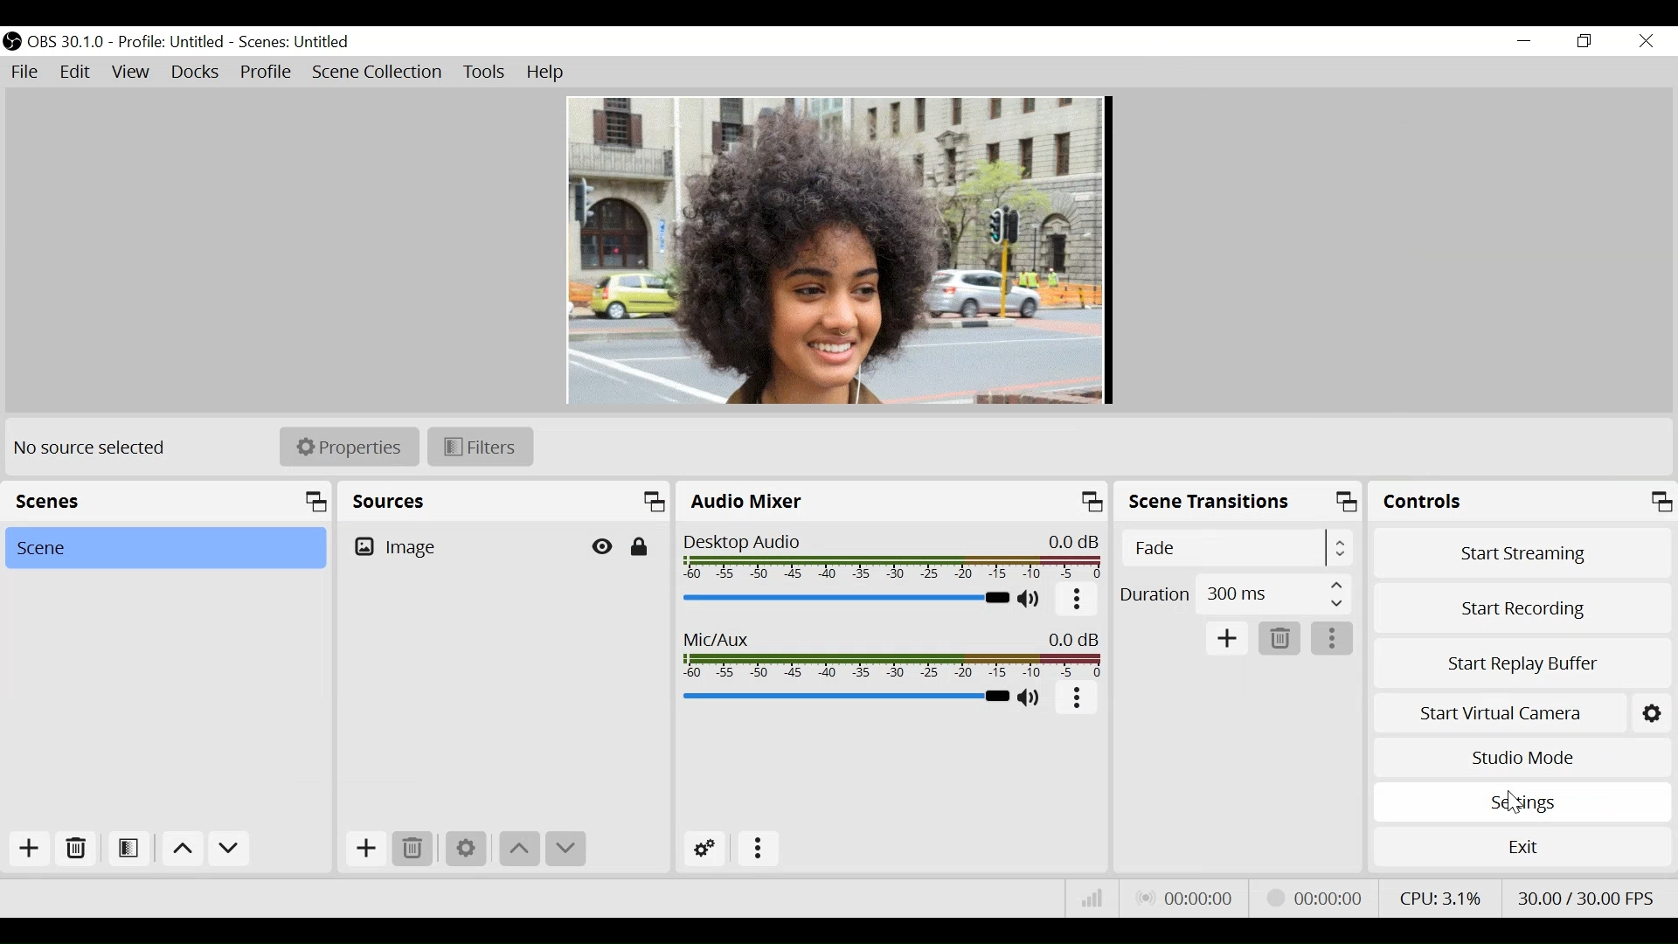 The image size is (1678, 944). Describe the element at coordinates (1522, 802) in the screenshot. I see `Settings` at that location.